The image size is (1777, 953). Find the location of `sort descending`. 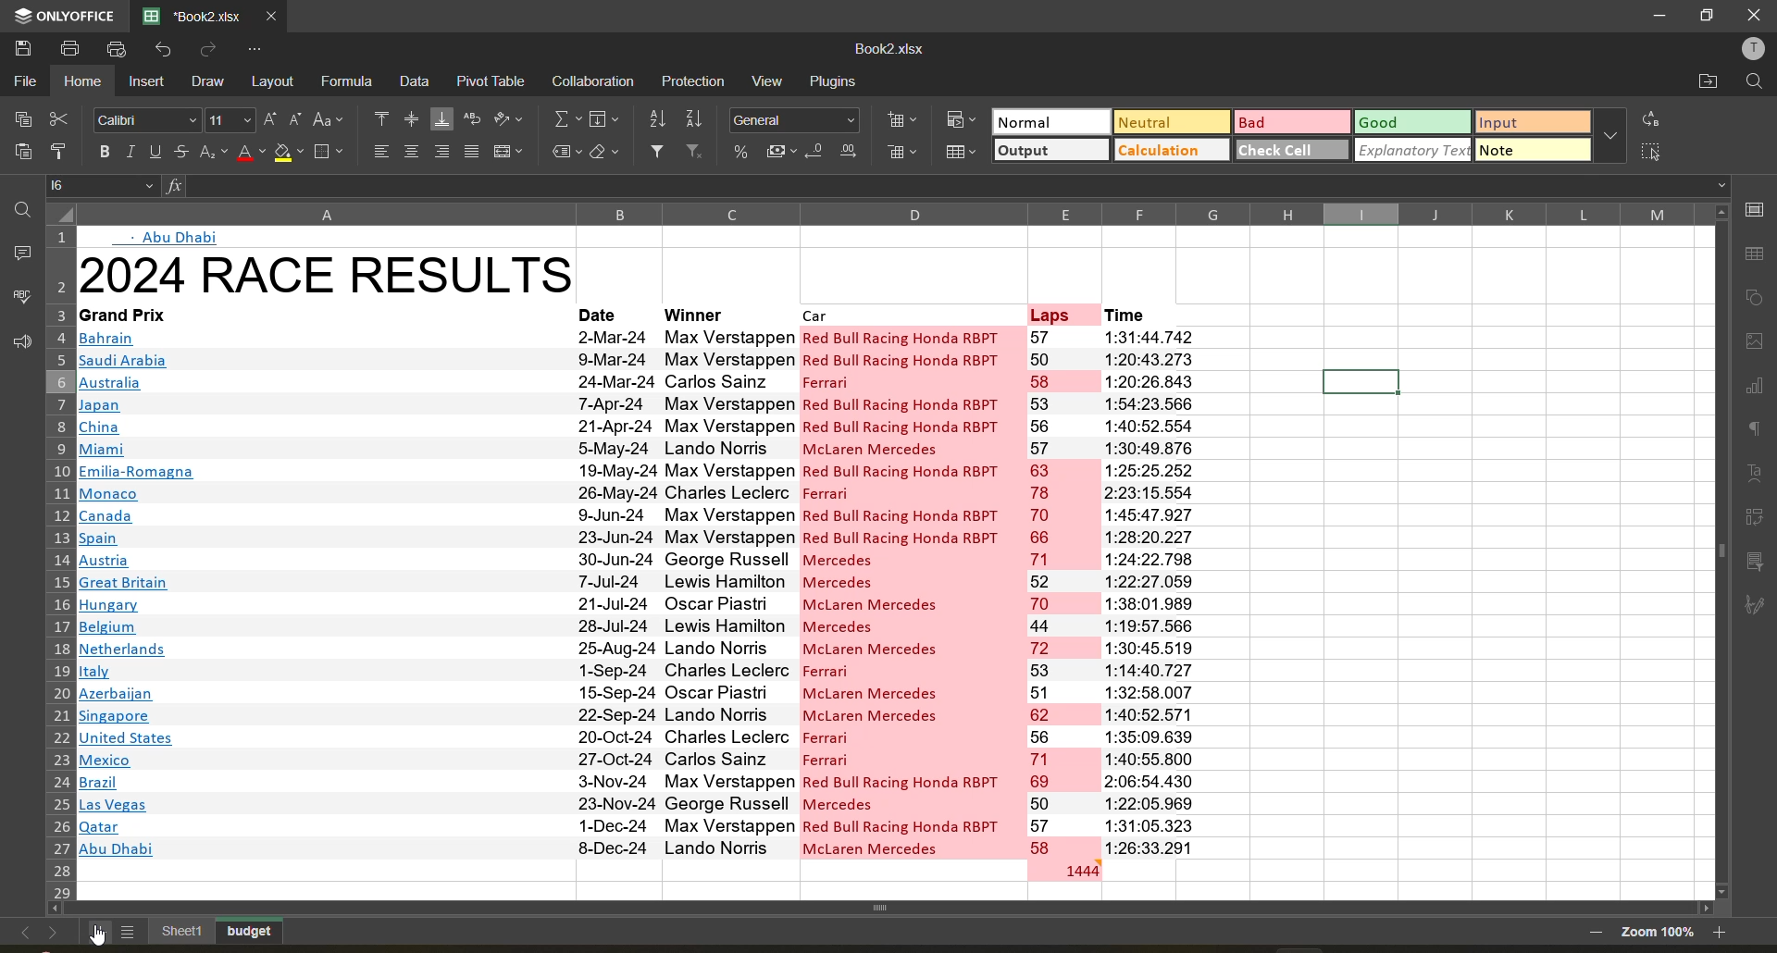

sort descending is located at coordinates (696, 119).